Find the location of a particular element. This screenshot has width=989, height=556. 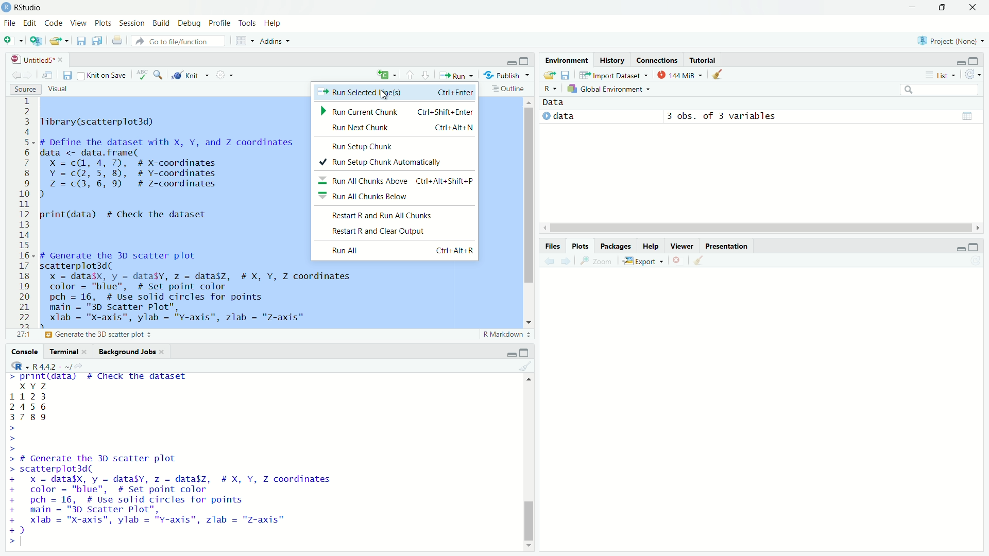

help is located at coordinates (275, 24).